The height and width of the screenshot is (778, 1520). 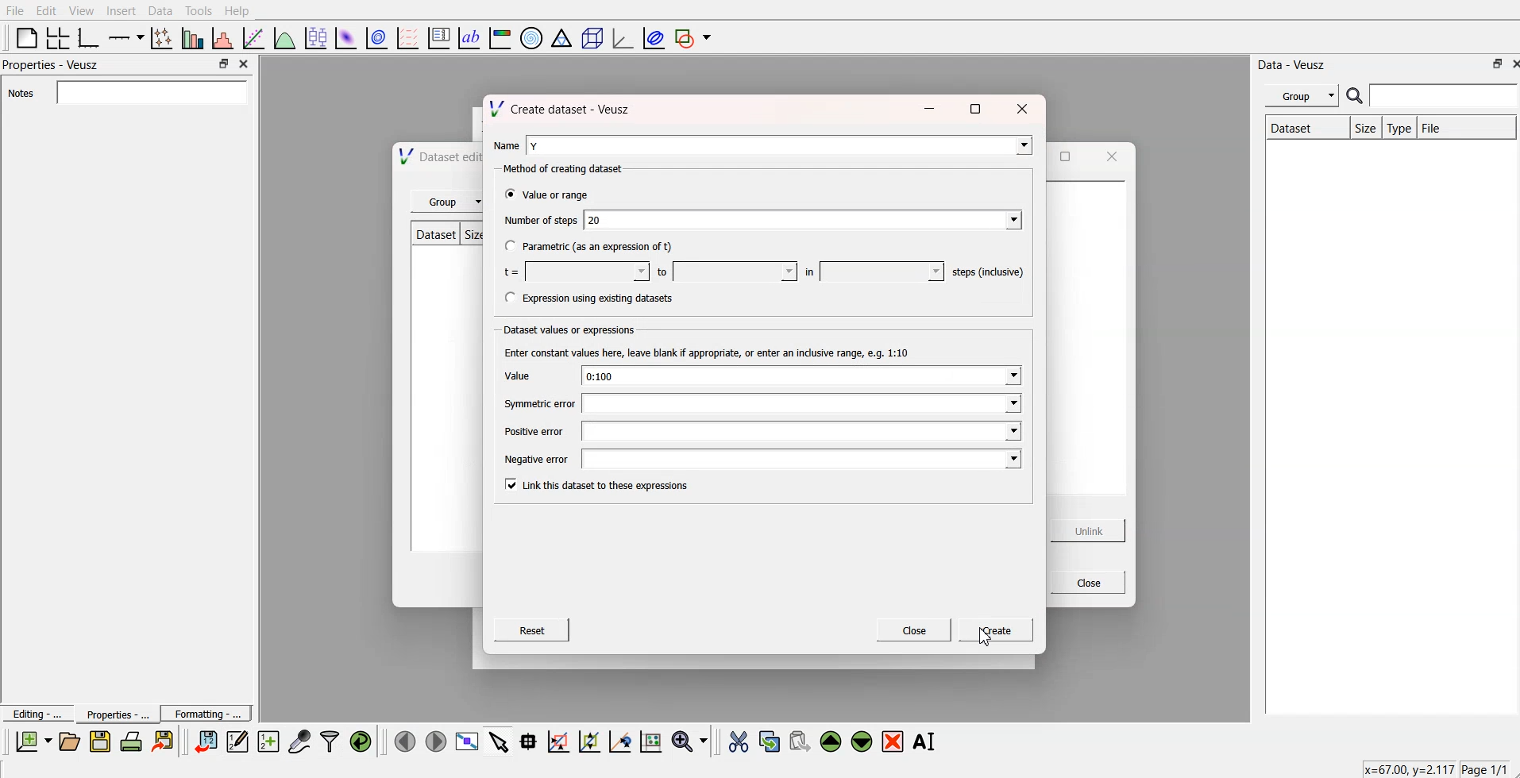 What do you see at coordinates (34, 741) in the screenshot?
I see `New document` at bounding box center [34, 741].